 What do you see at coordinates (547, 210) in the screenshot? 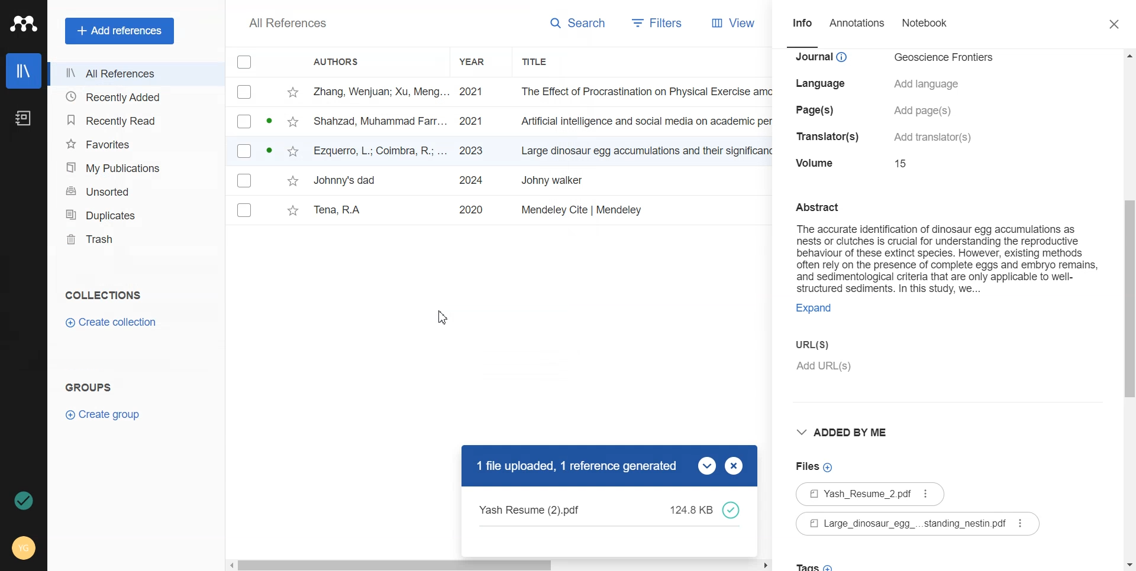
I see `File` at bounding box center [547, 210].